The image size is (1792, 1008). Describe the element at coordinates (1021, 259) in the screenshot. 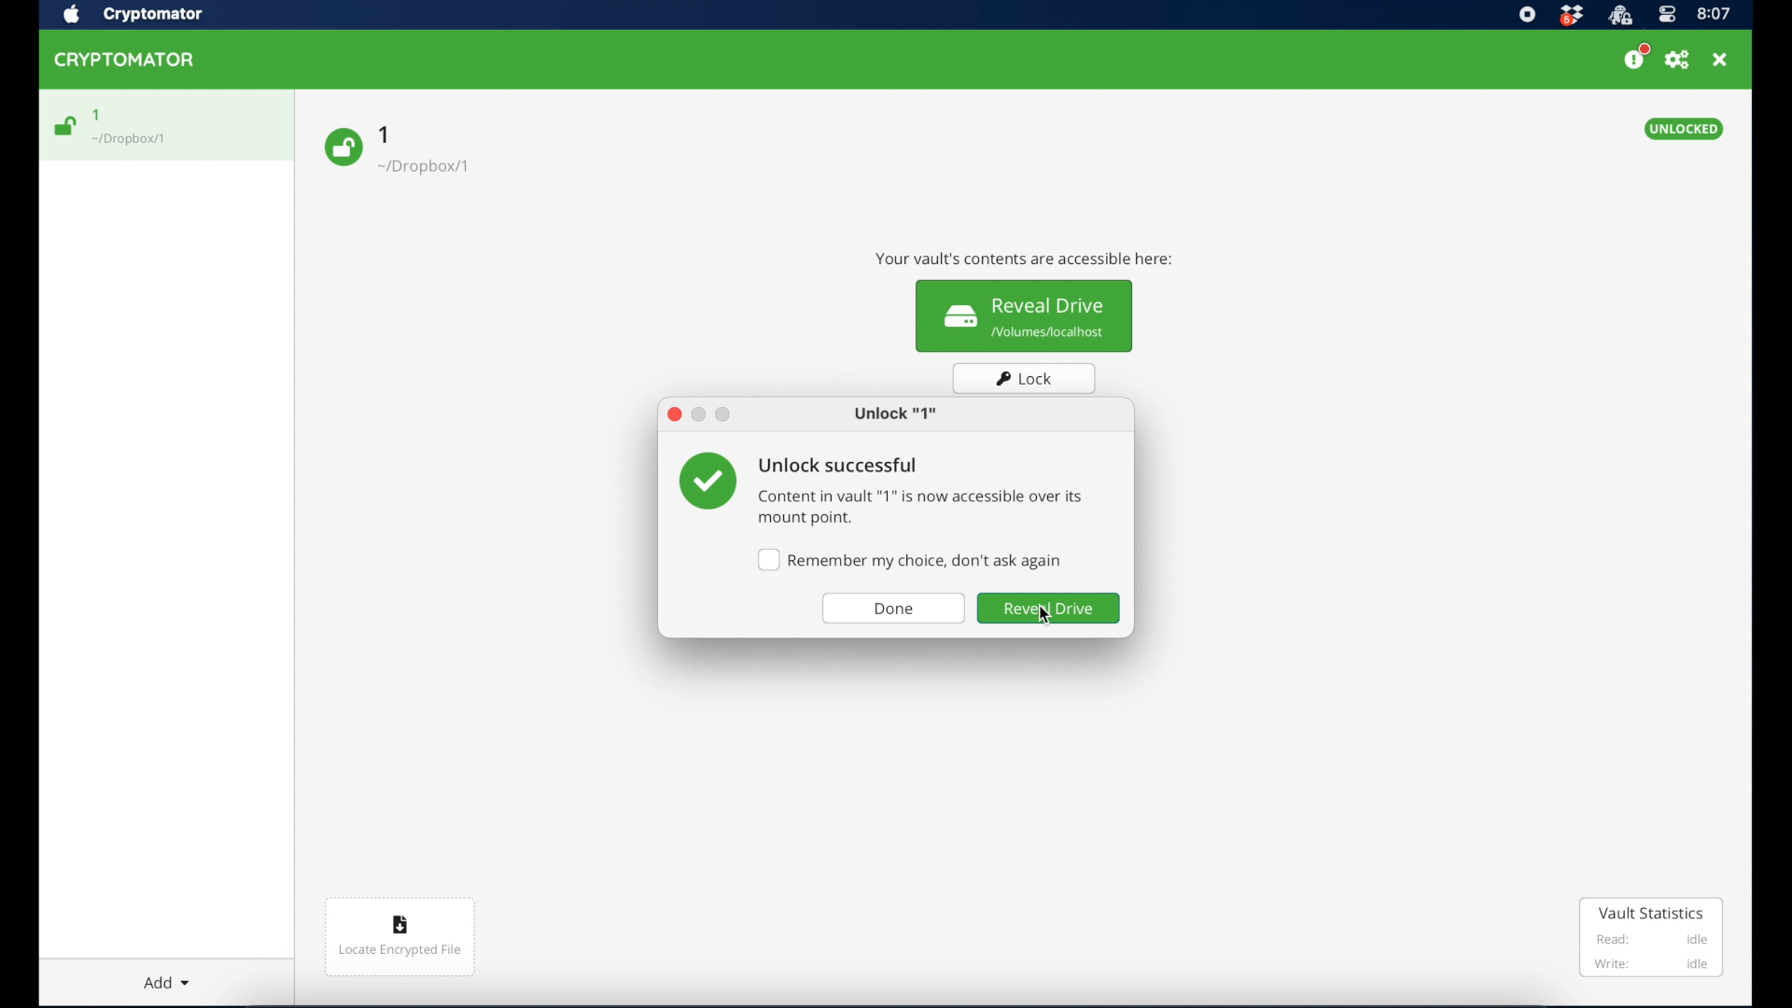

I see `info` at that location.